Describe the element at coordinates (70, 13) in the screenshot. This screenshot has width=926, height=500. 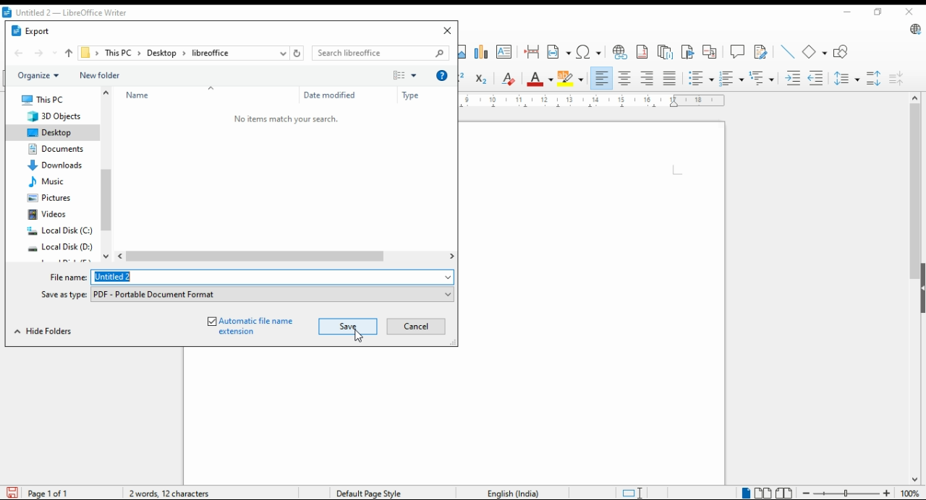
I see `icon and file name` at that location.